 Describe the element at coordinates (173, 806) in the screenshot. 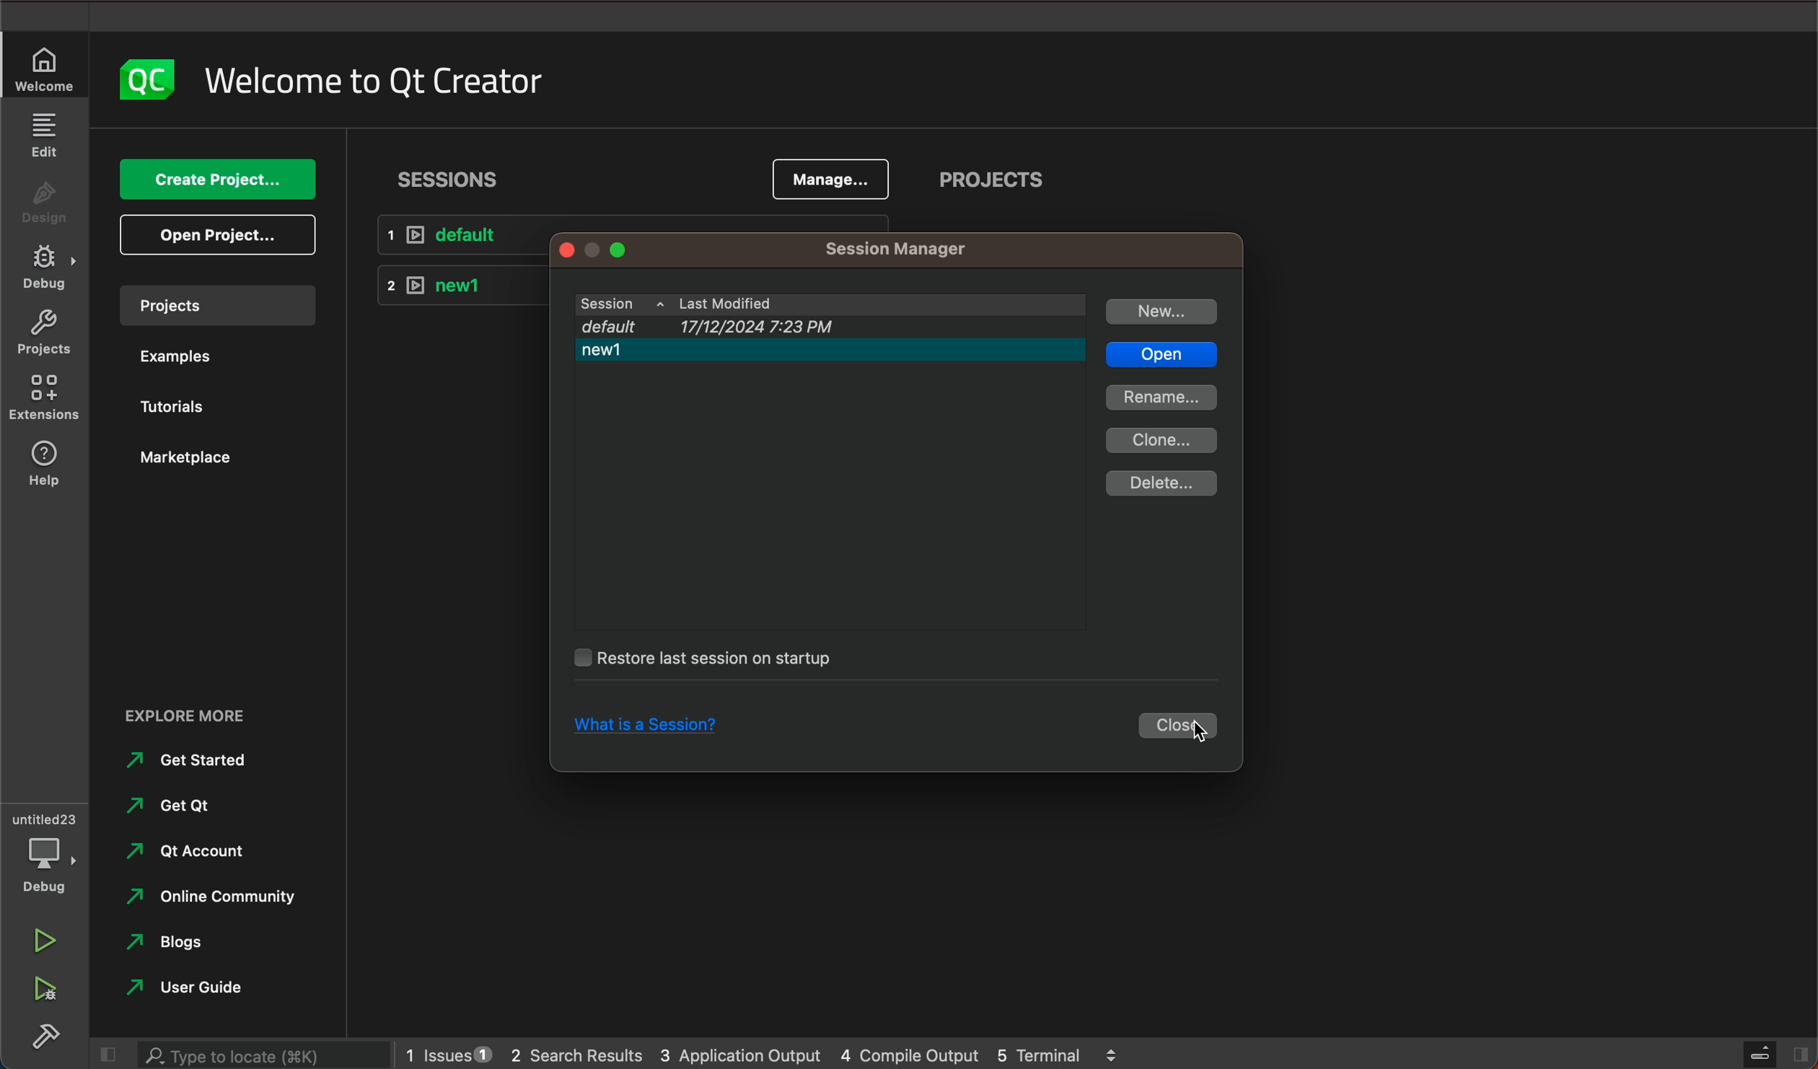

I see `get qt` at that location.